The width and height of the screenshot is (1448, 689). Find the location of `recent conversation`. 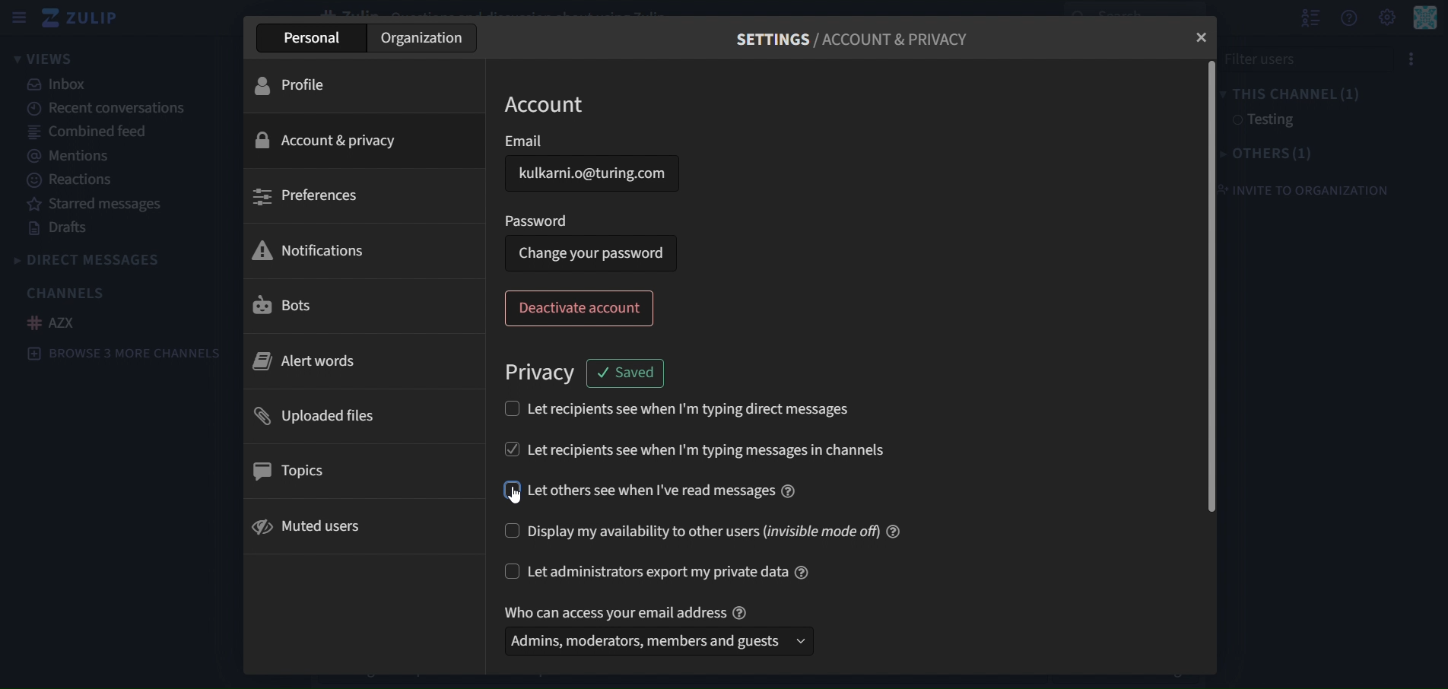

recent conversation is located at coordinates (113, 109).